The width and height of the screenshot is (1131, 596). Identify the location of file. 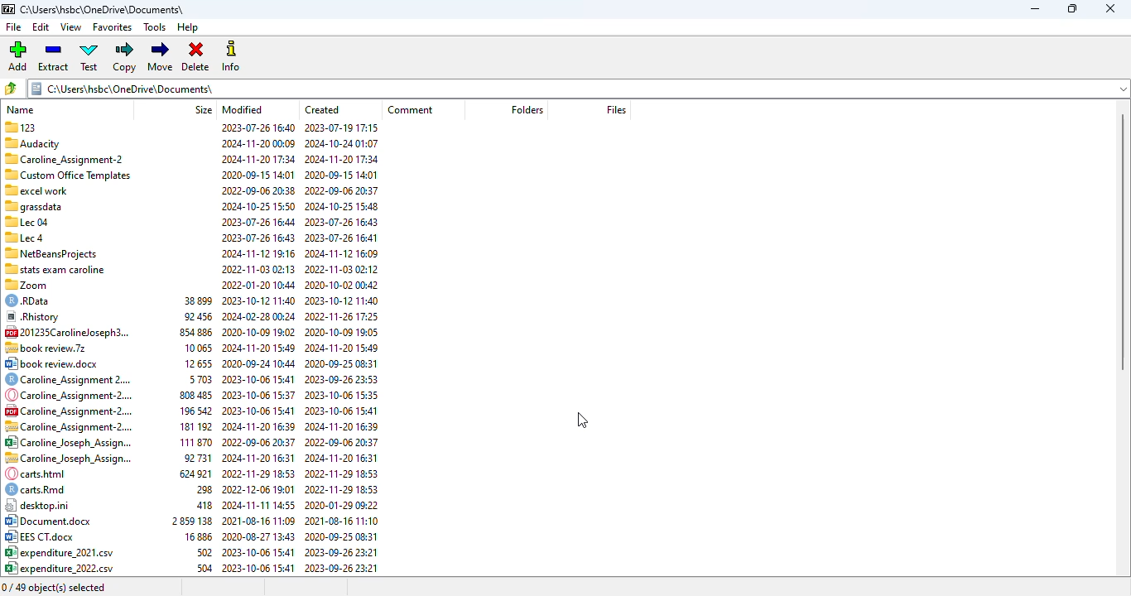
(14, 26).